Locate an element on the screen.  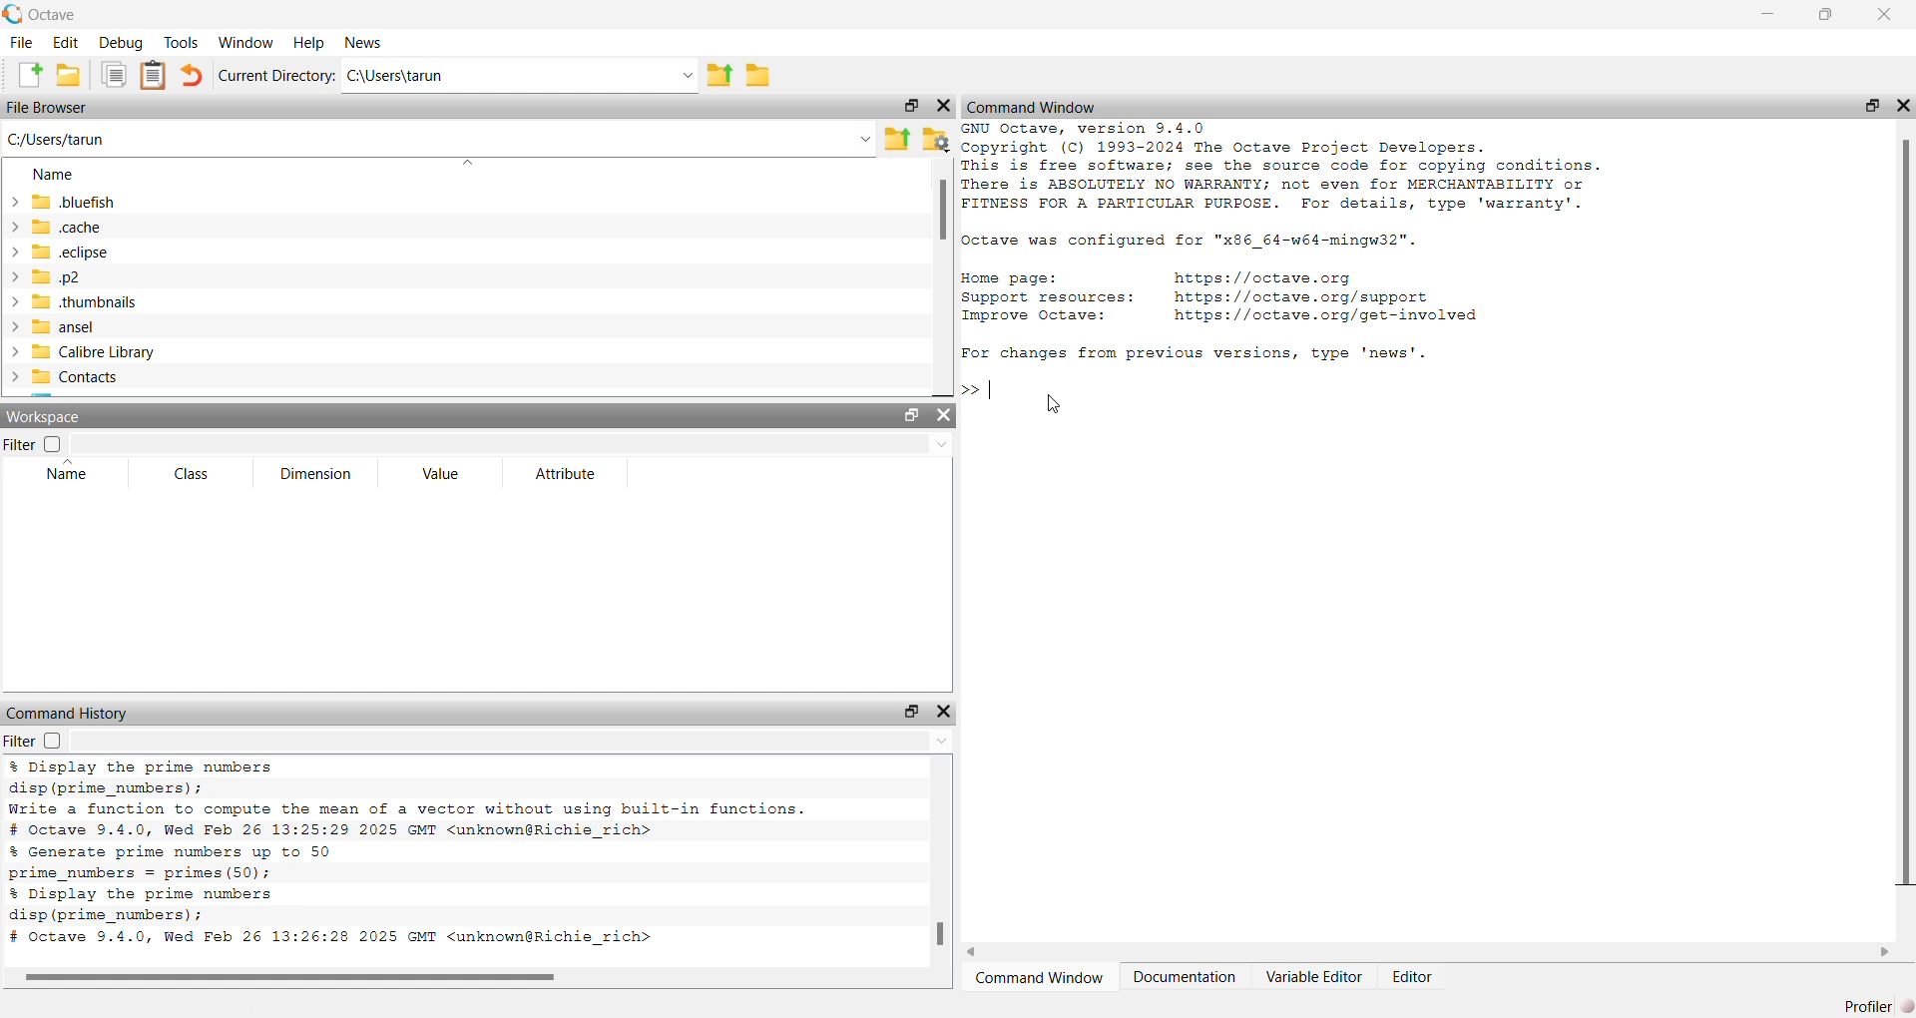
.bluefish is located at coordinates (74, 203).